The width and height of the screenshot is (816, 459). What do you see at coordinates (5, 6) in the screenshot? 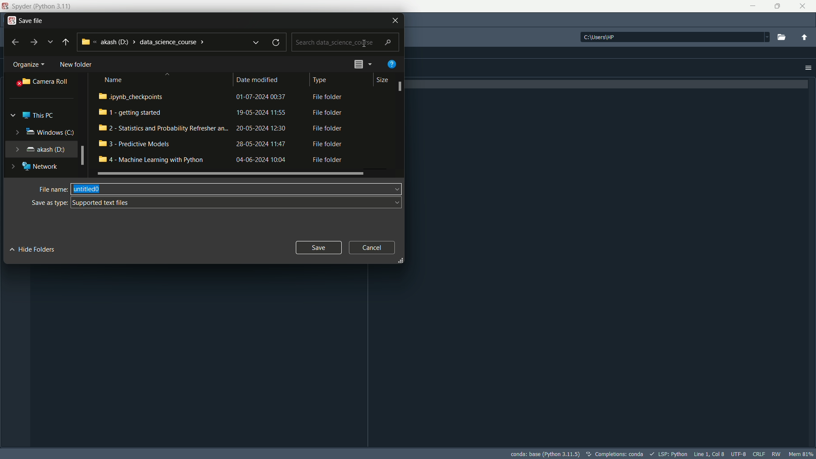
I see `Spyder logo` at bounding box center [5, 6].